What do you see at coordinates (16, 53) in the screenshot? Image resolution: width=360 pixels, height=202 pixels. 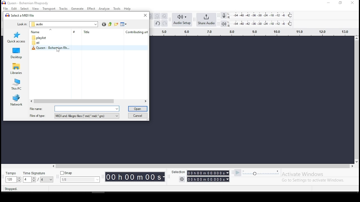 I see `desktop` at bounding box center [16, 53].